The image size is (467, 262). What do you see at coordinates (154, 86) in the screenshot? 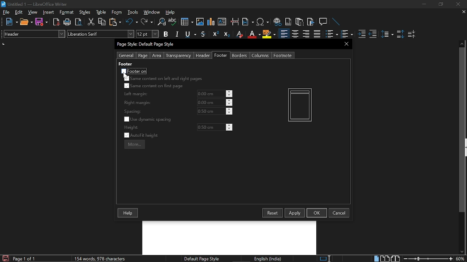
I see `Same content on first page` at bounding box center [154, 86].